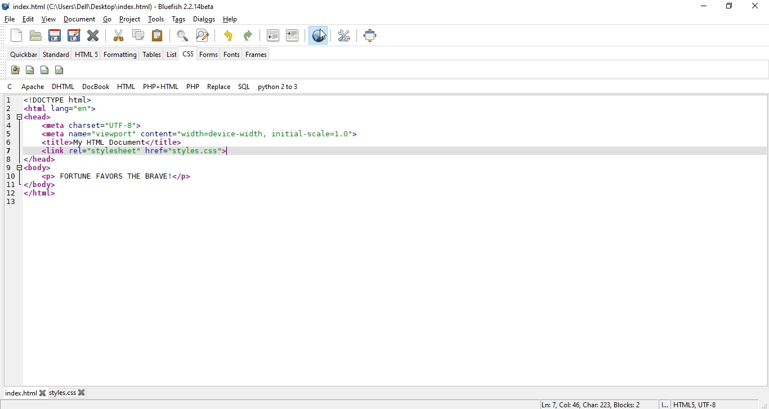  What do you see at coordinates (318, 37) in the screenshot?
I see `preview in browser` at bounding box center [318, 37].